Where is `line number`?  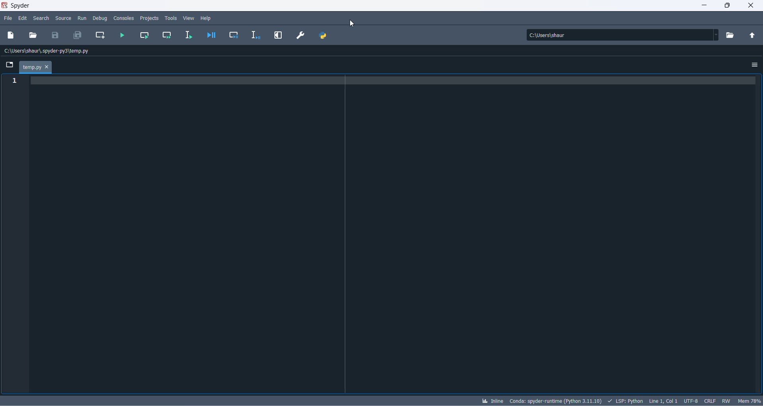 line number is located at coordinates (16, 81).